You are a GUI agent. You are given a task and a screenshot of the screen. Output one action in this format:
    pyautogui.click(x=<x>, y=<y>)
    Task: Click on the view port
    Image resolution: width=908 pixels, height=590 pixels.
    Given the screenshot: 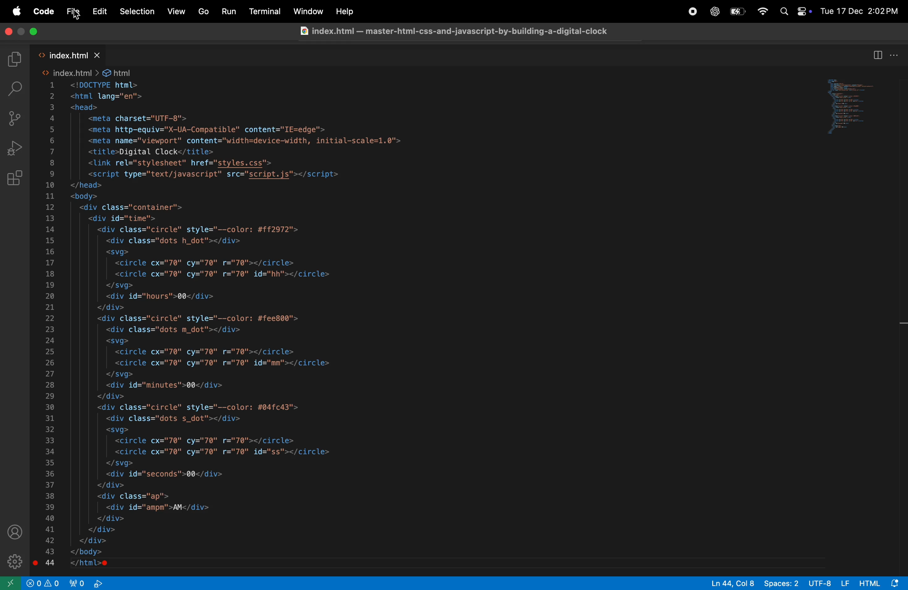 What is the action you would take?
    pyautogui.click(x=98, y=582)
    